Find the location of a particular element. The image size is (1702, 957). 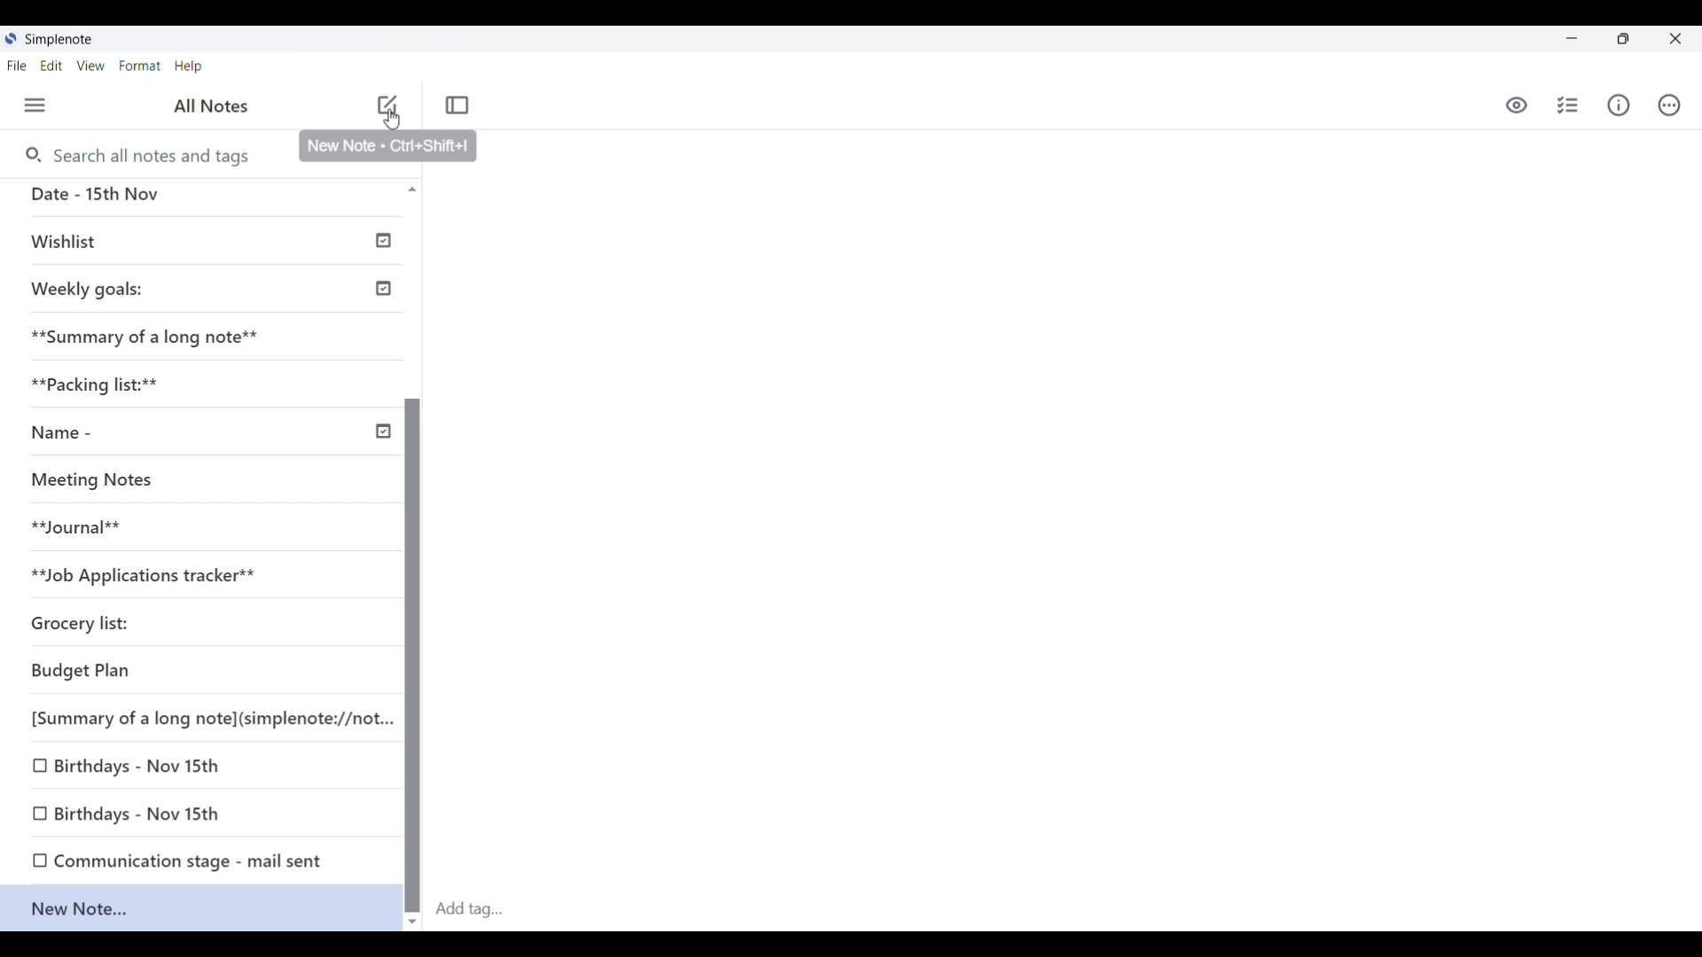

**Summary of a long note** is located at coordinates (146, 334).